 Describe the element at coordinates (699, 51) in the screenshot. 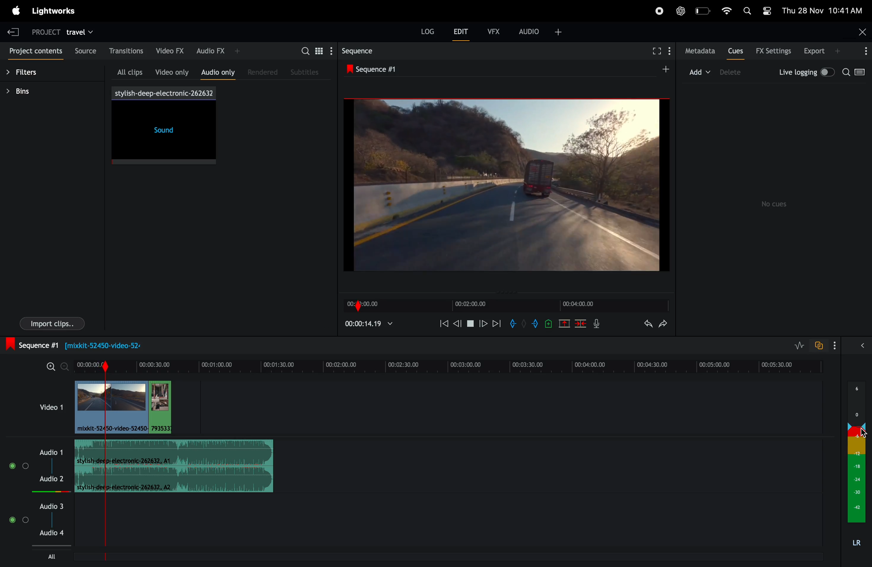

I see `meta data` at that location.